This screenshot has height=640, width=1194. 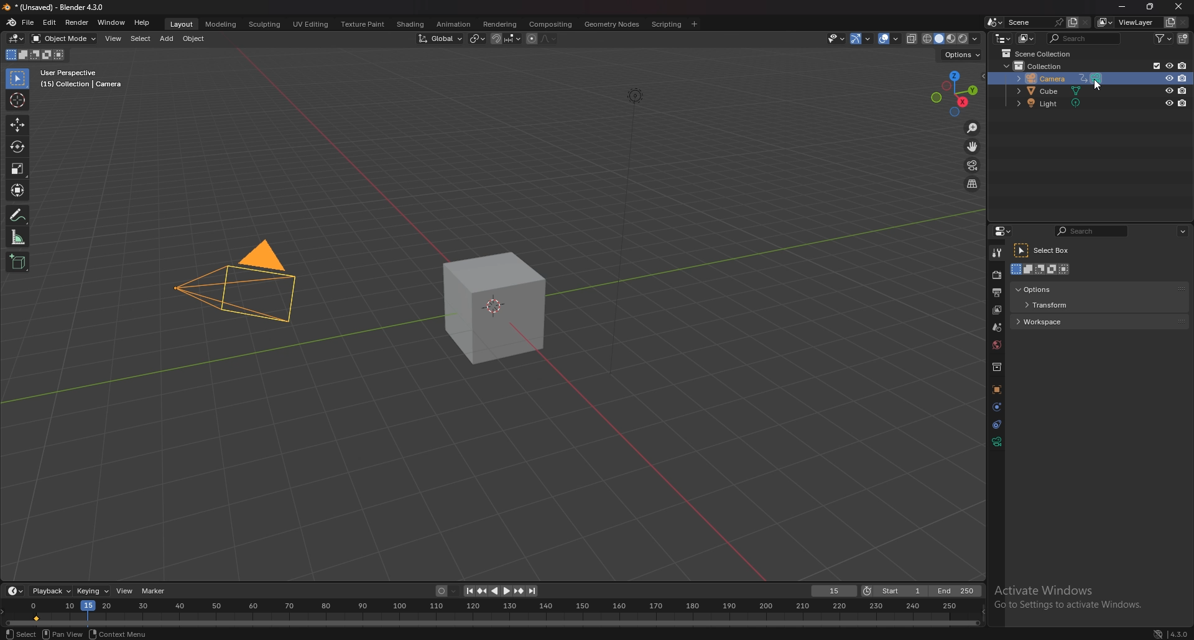 What do you see at coordinates (997, 292) in the screenshot?
I see `output` at bounding box center [997, 292].